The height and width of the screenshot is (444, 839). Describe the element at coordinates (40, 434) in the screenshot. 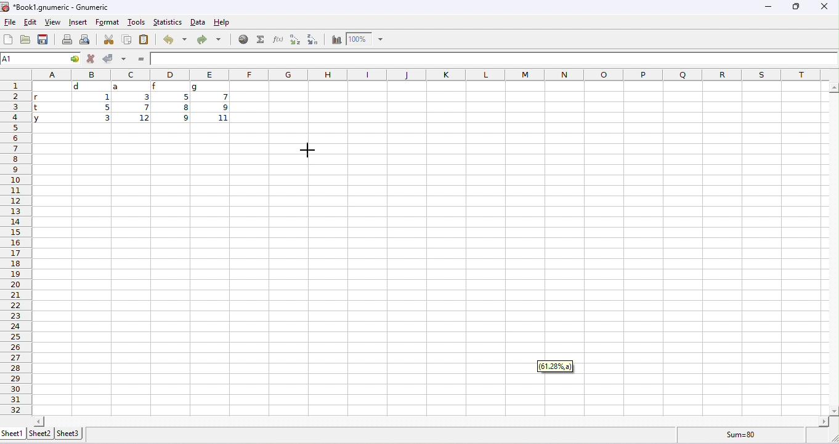

I see `sheet2` at that location.